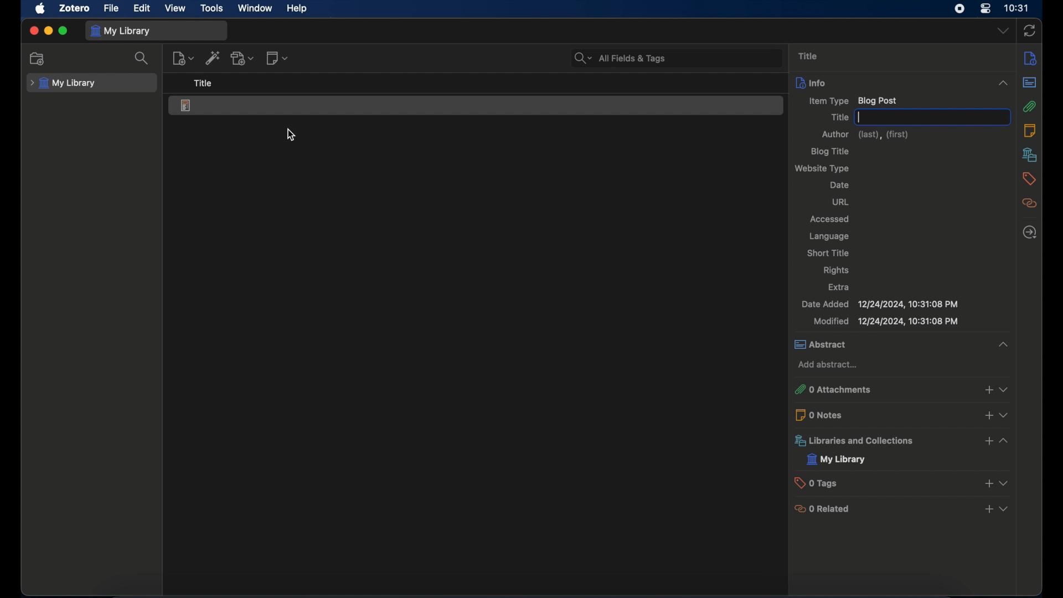 The image size is (1063, 598). I want to click on add abstract, so click(828, 366).